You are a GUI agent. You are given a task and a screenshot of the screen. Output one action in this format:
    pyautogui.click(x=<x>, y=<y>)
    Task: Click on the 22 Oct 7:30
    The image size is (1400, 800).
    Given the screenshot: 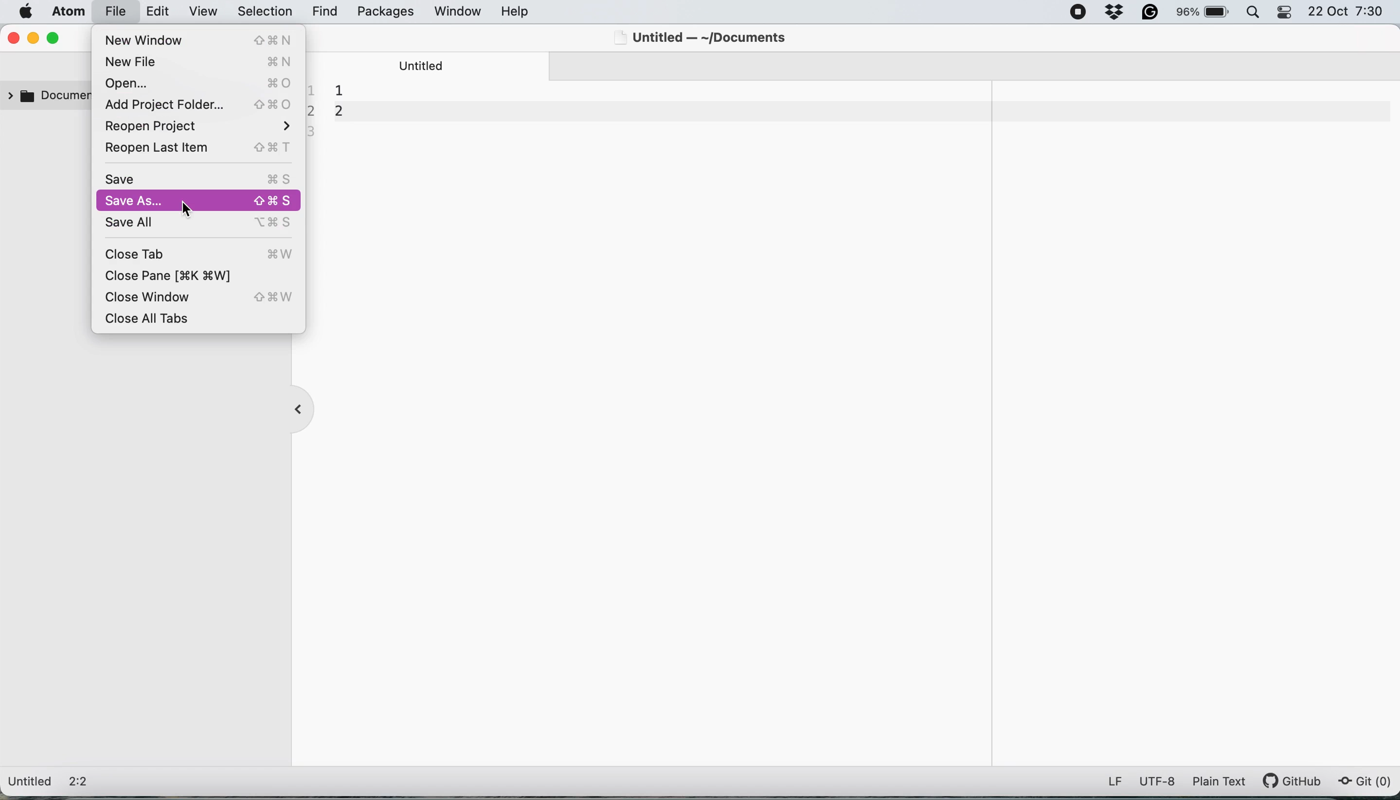 What is the action you would take?
    pyautogui.click(x=1346, y=12)
    